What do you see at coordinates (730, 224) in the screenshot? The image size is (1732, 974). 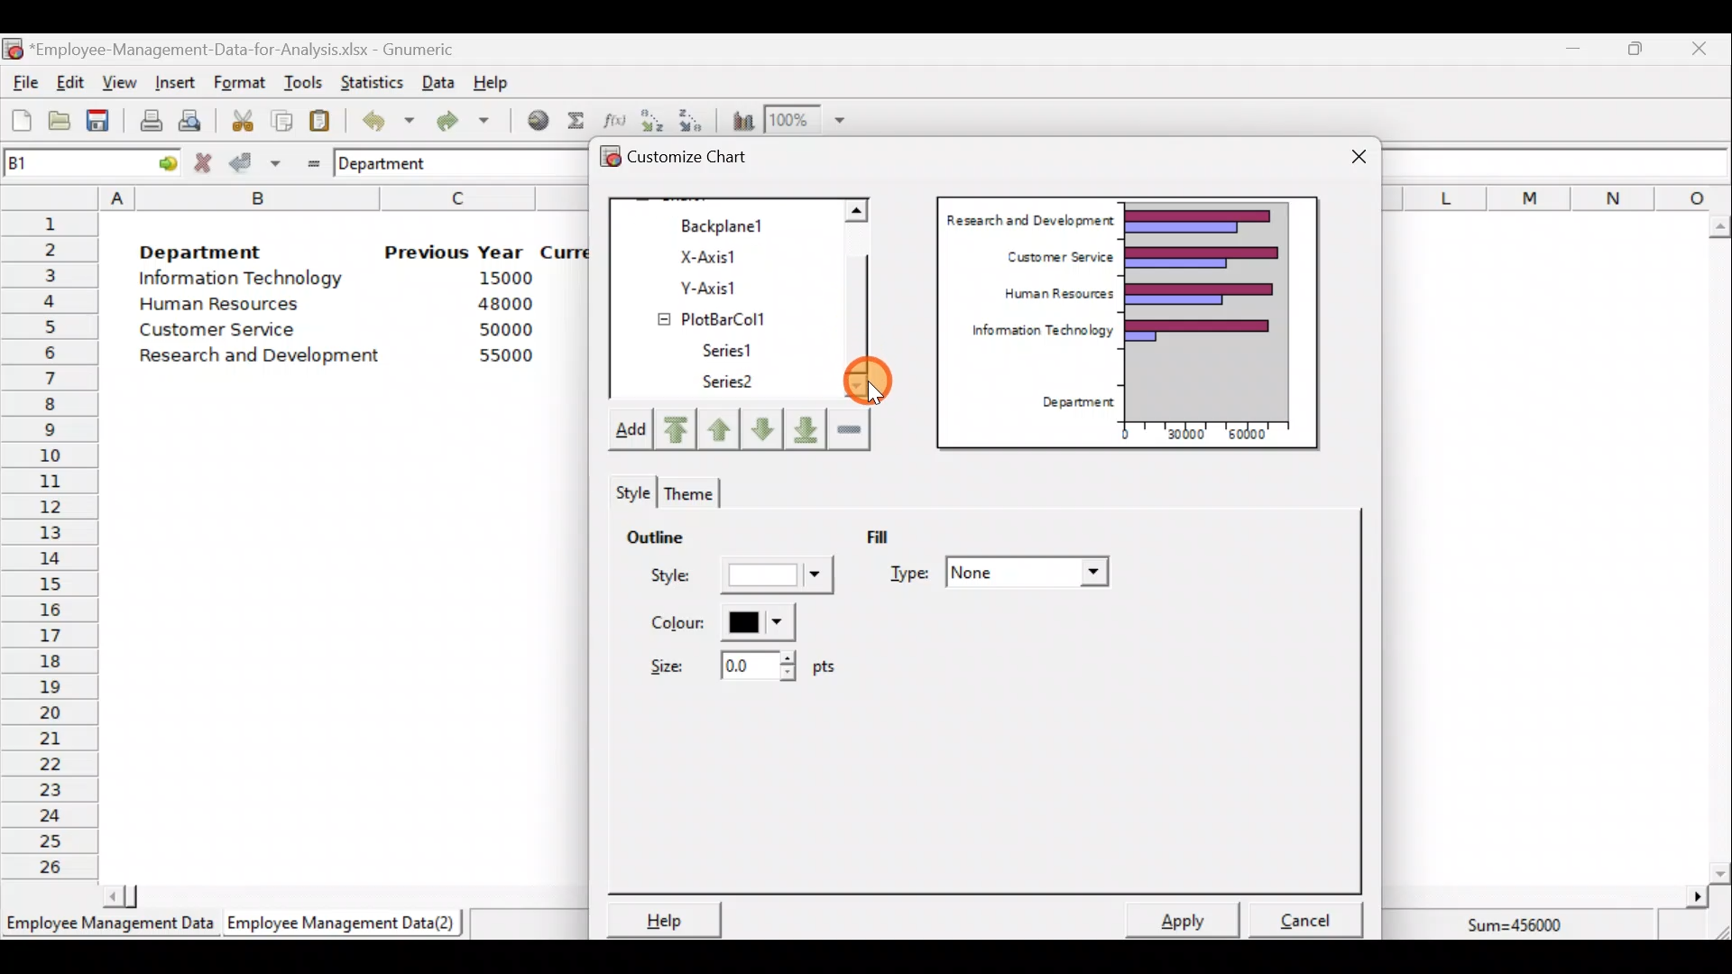 I see `Backplane1` at bounding box center [730, 224].